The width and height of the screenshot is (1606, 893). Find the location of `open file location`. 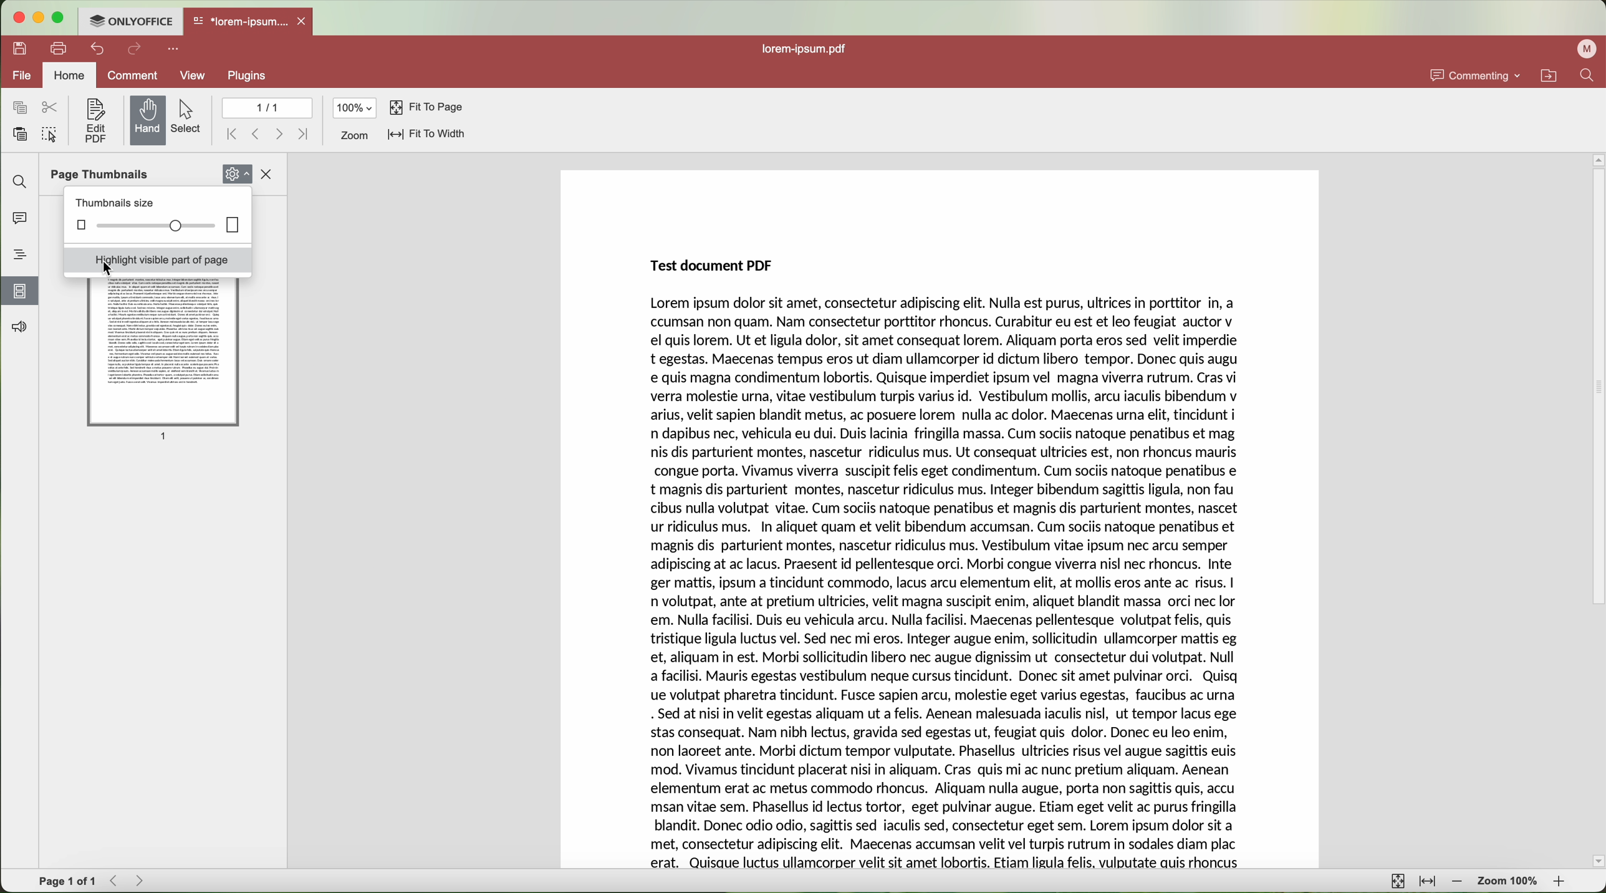

open file location is located at coordinates (1549, 75).